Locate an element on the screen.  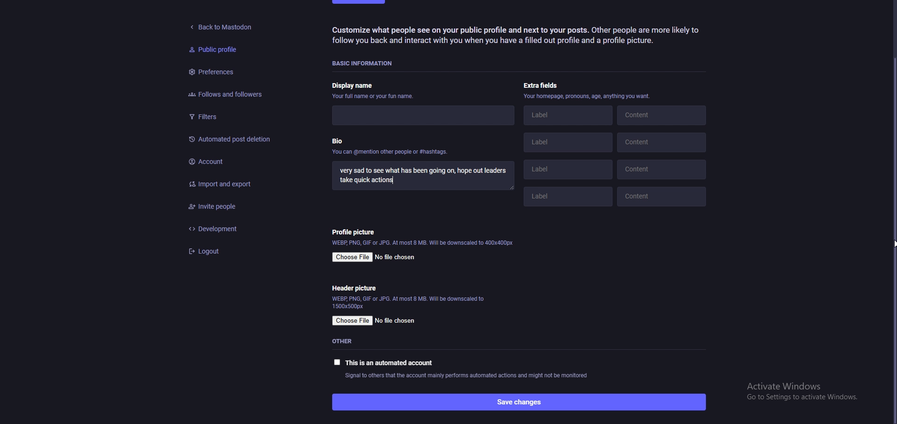
Public profile is located at coordinates (212, 50).